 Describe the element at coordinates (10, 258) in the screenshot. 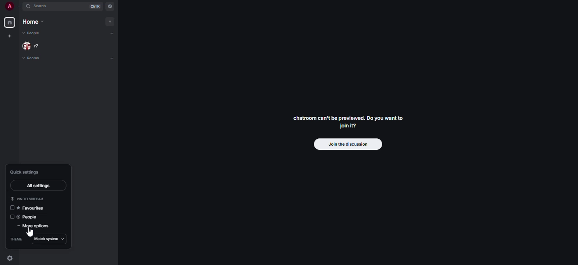

I see `quick settings` at that location.